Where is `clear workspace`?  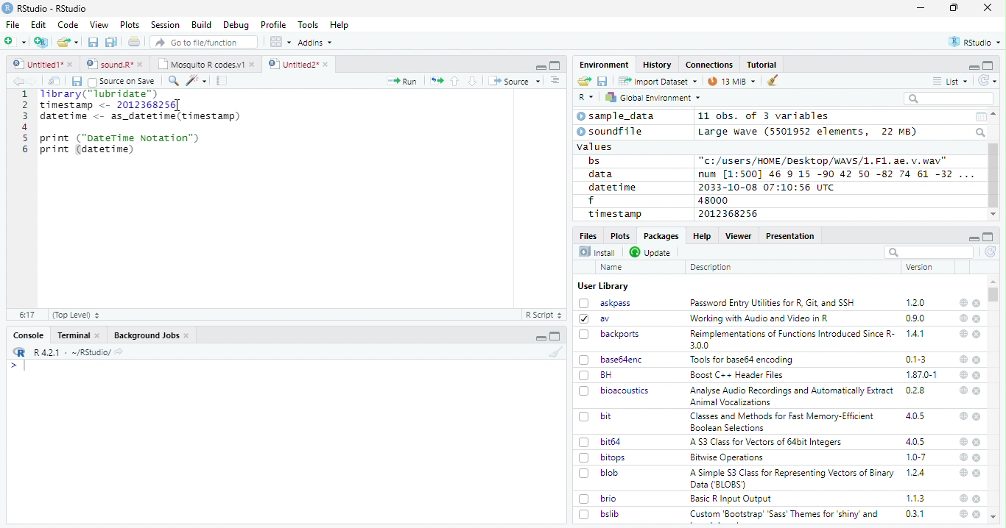
clear workspace is located at coordinates (773, 81).